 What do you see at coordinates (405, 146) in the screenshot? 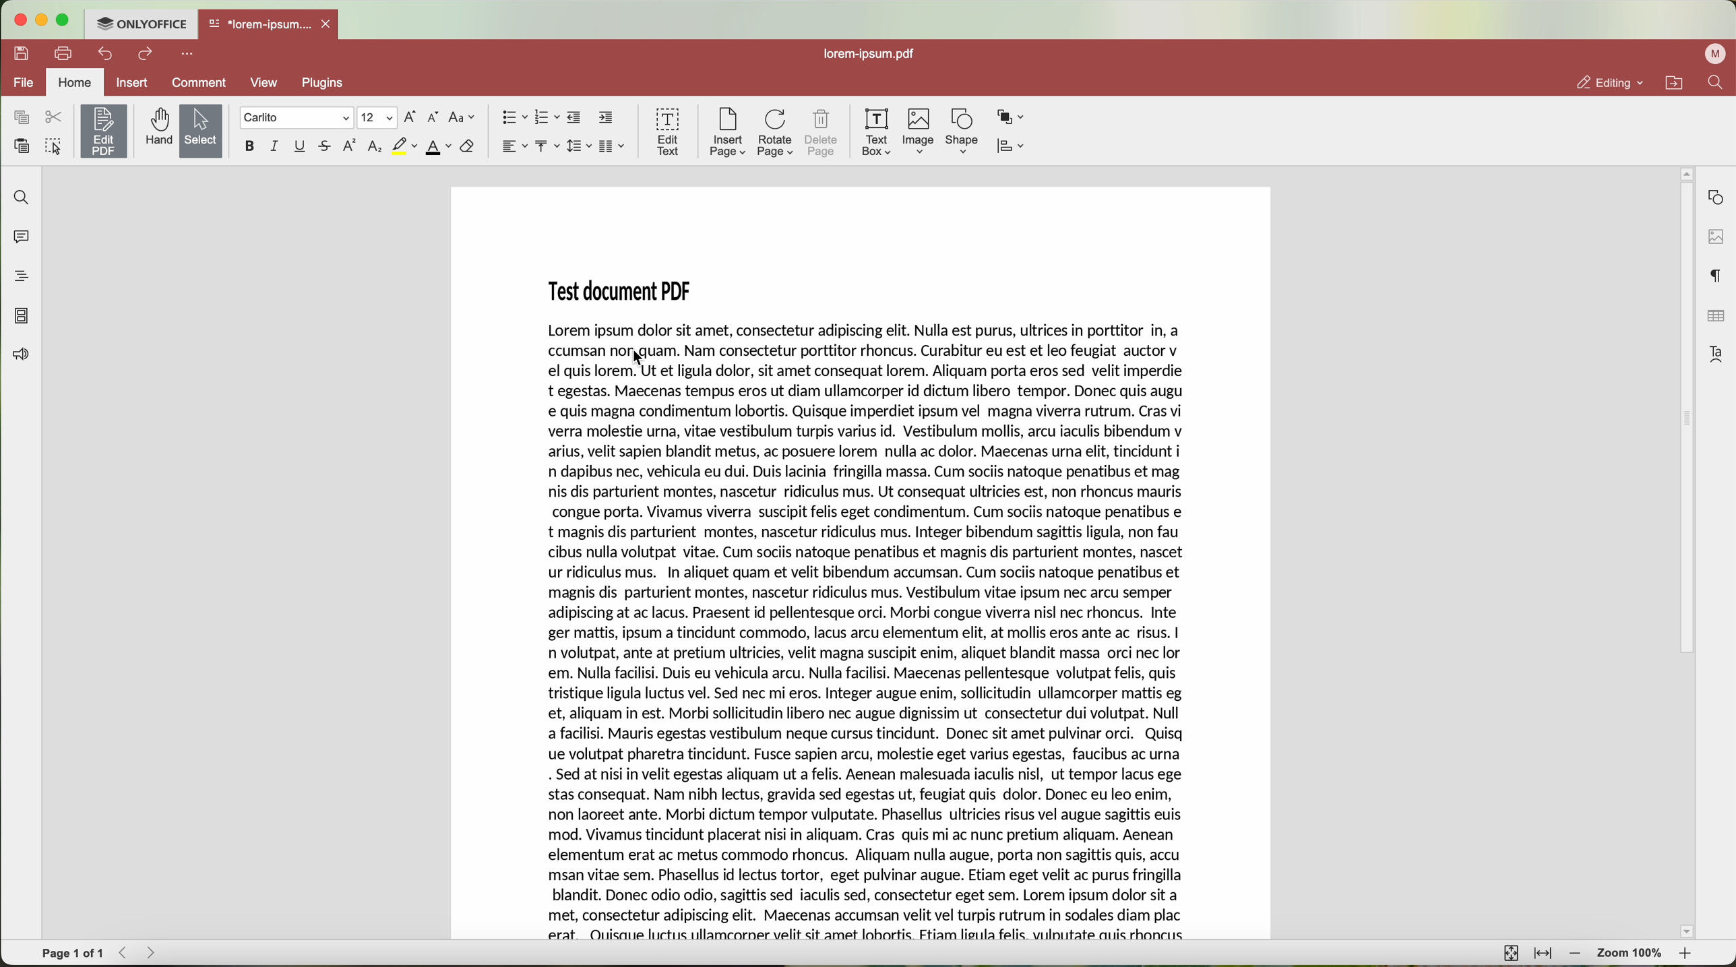
I see `highlight color` at bounding box center [405, 146].